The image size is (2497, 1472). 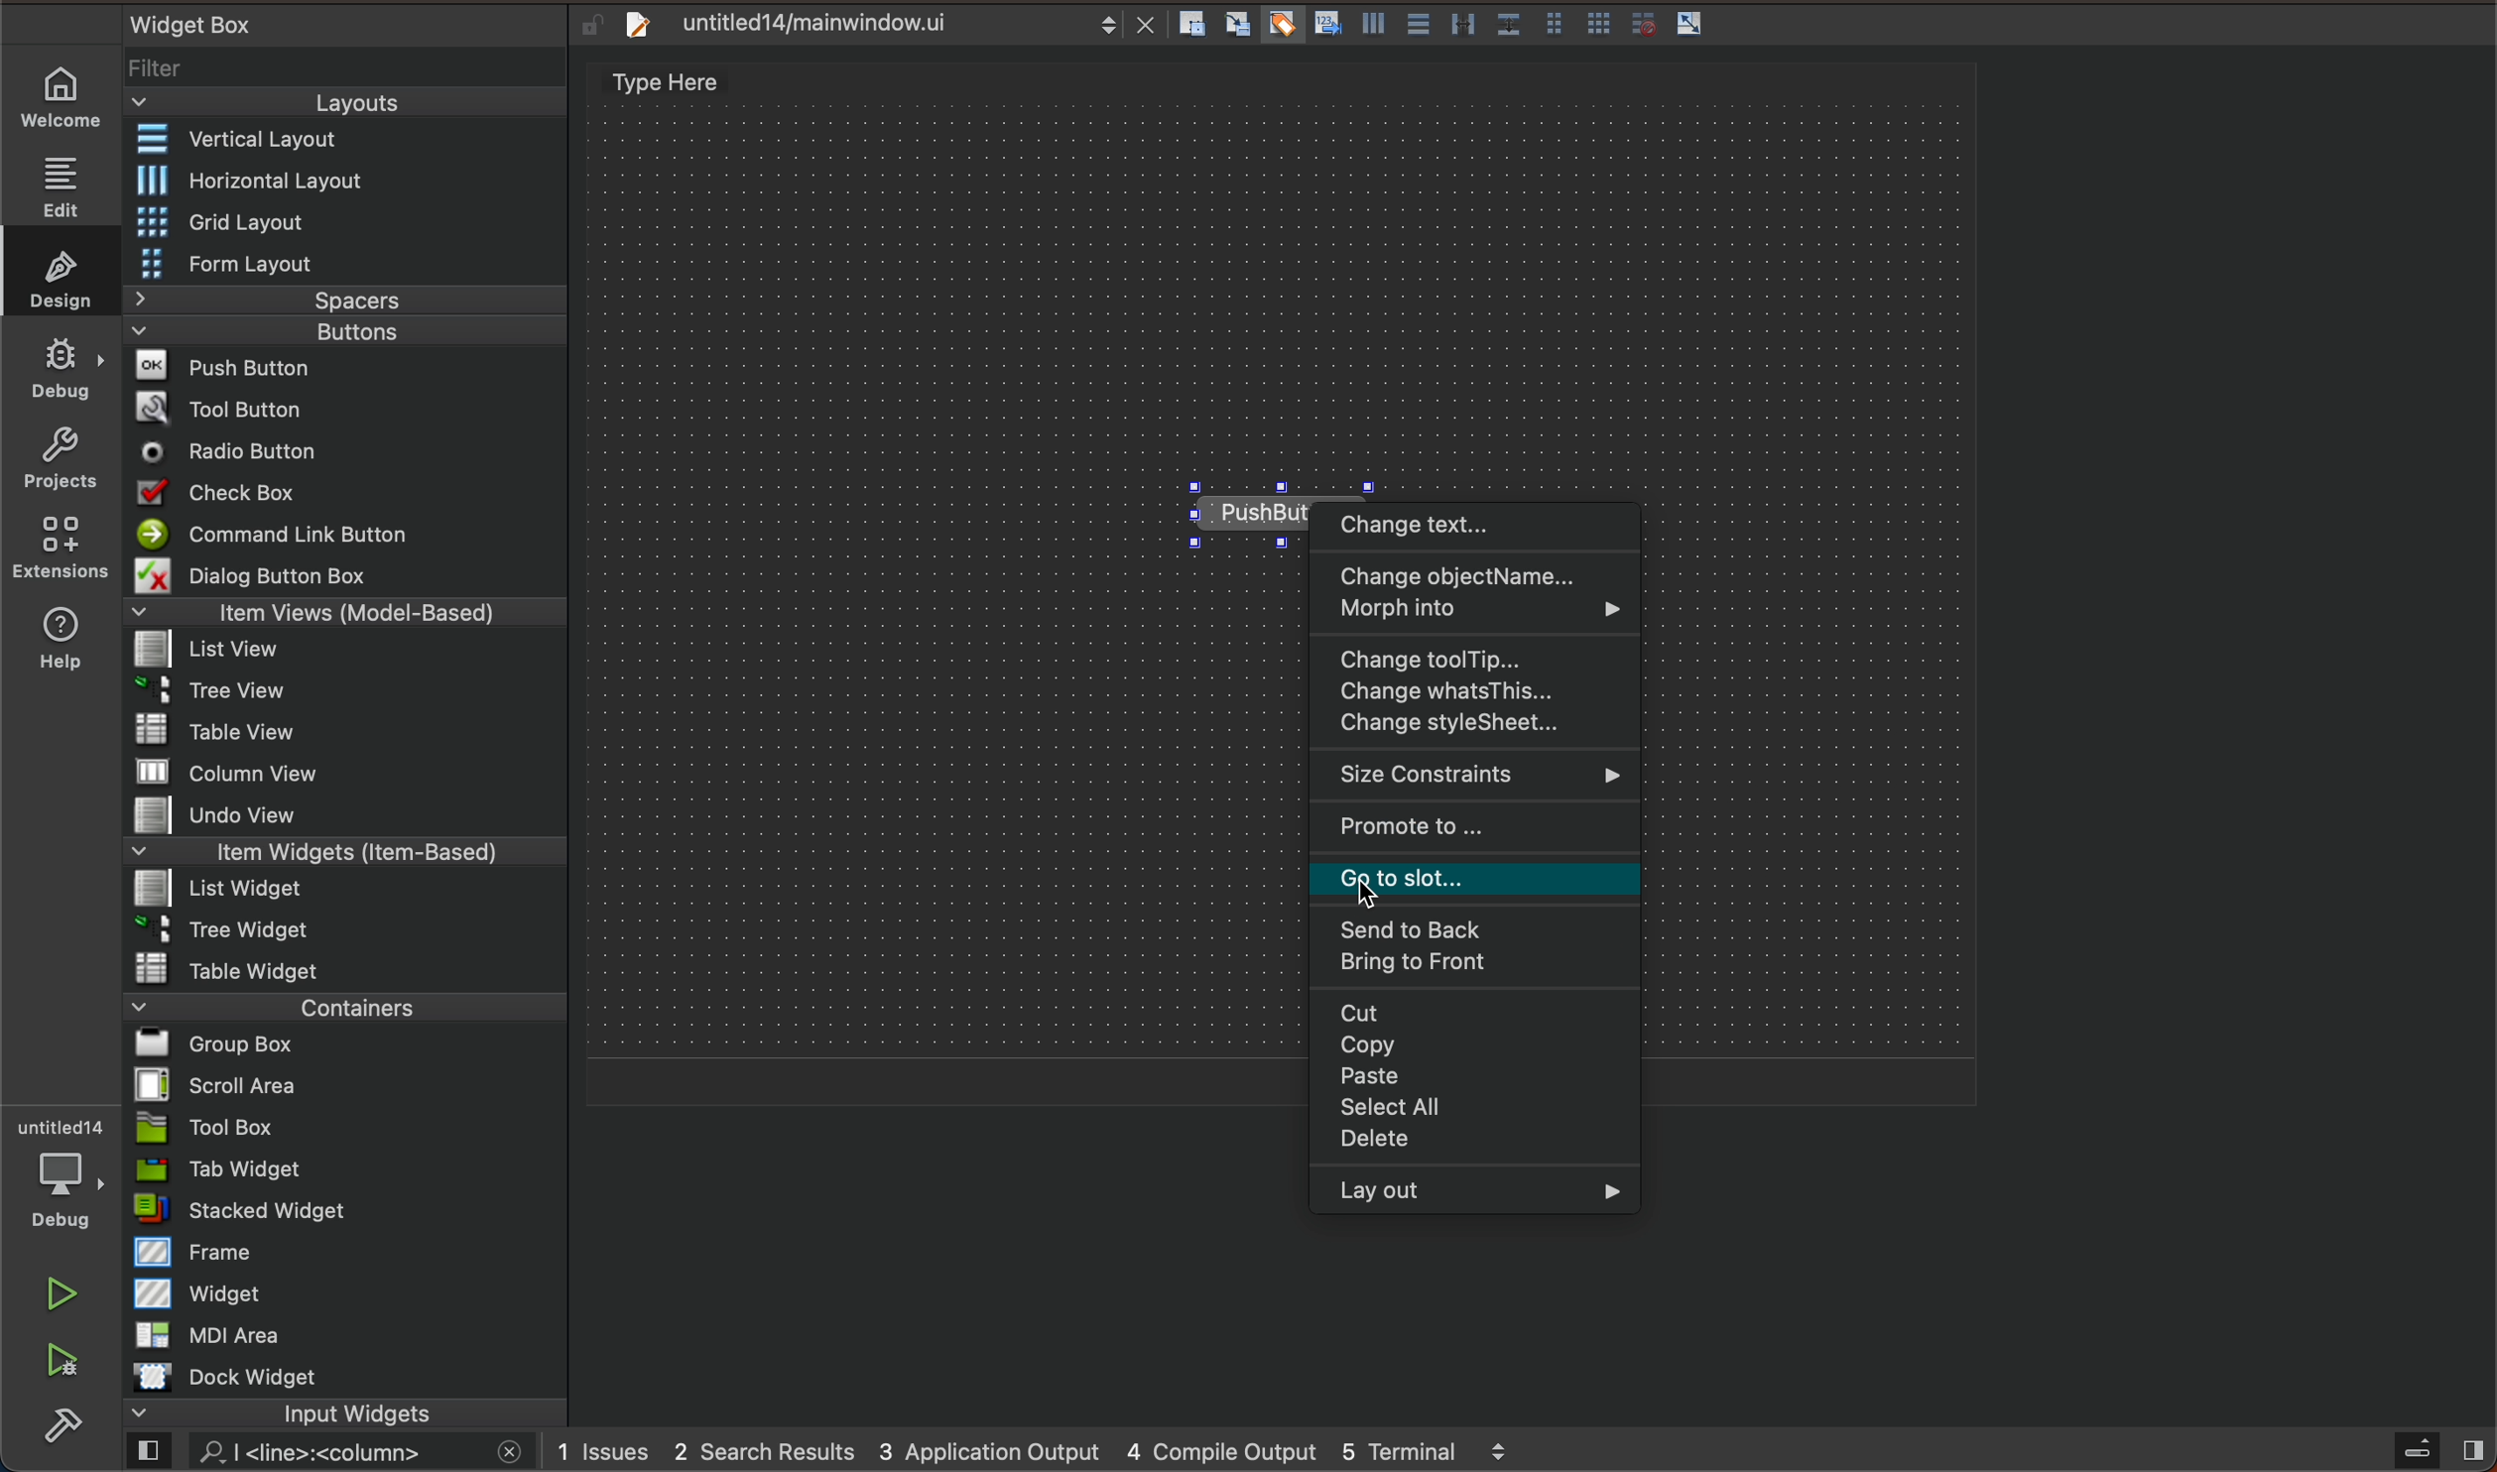 What do you see at coordinates (66, 185) in the screenshot?
I see `EDIT` at bounding box center [66, 185].